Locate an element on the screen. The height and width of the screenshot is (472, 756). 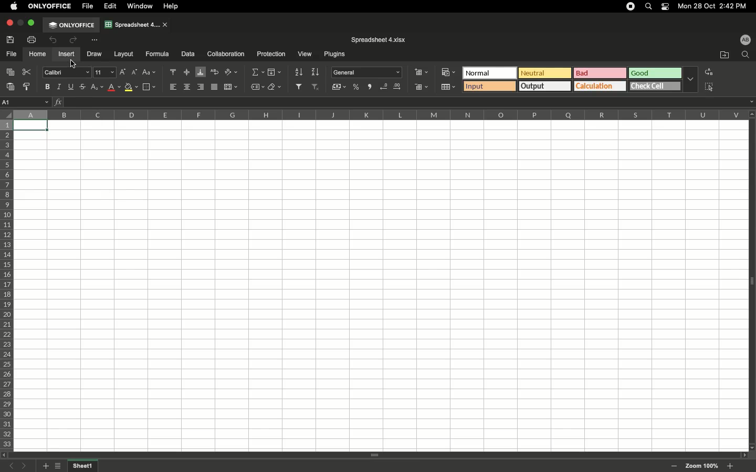
Italics is located at coordinates (59, 86).